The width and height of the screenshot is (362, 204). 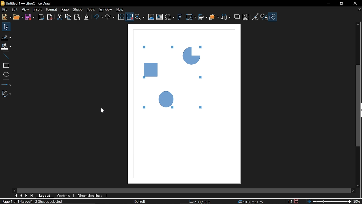 What do you see at coordinates (357, 201) in the screenshot?
I see `Current zoom` at bounding box center [357, 201].